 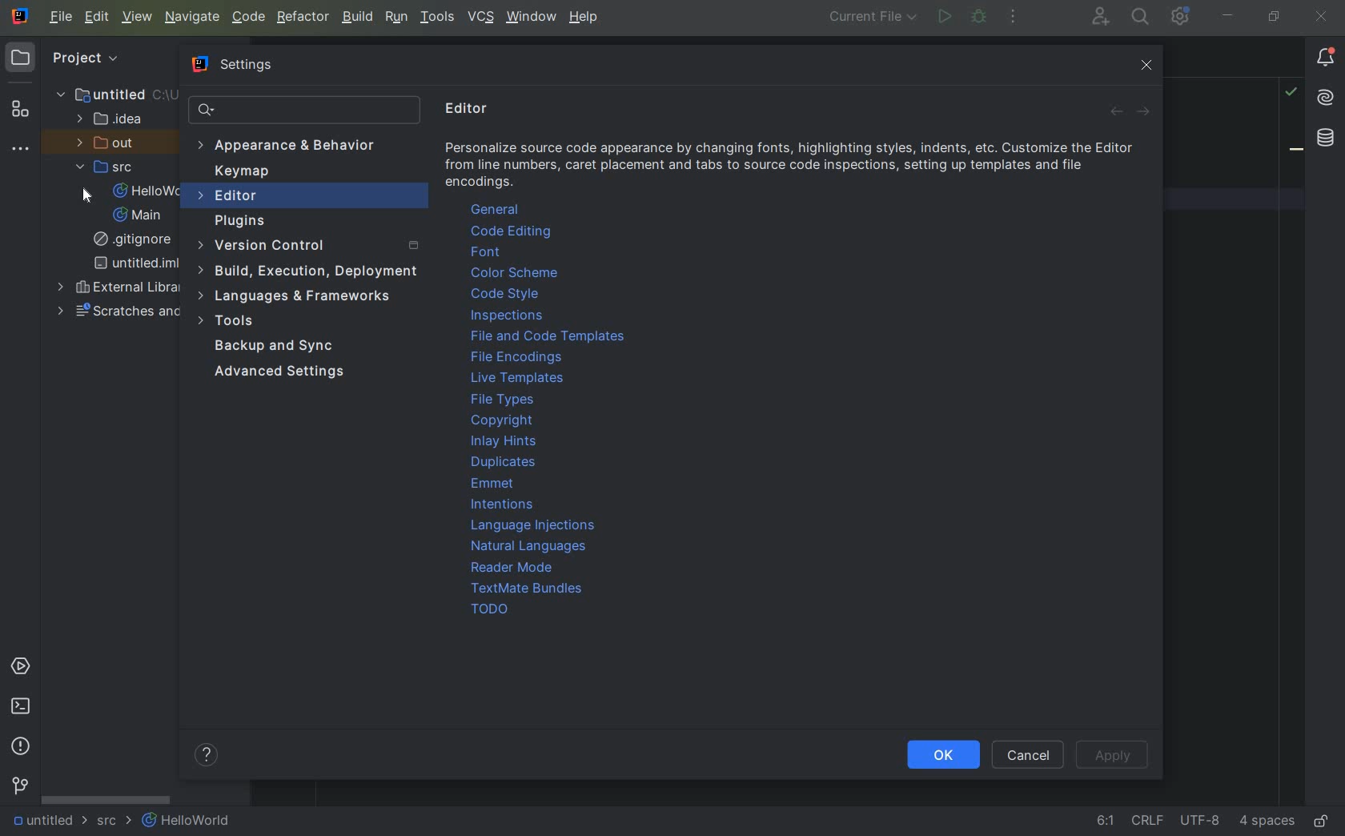 What do you see at coordinates (98, 17) in the screenshot?
I see `EDIT` at bounding box center [98, 17].